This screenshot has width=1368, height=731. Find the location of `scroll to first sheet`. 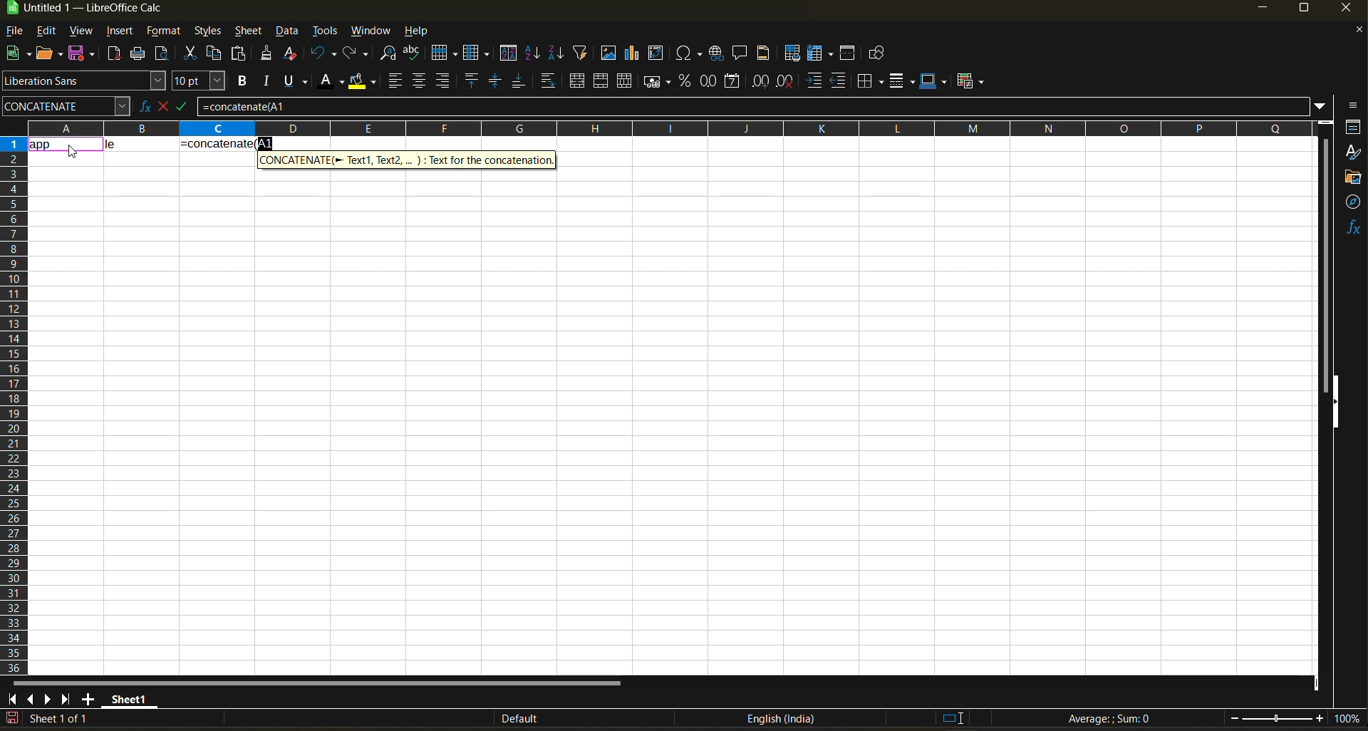

scroll to first sheet is located at coordinates (13, 697).